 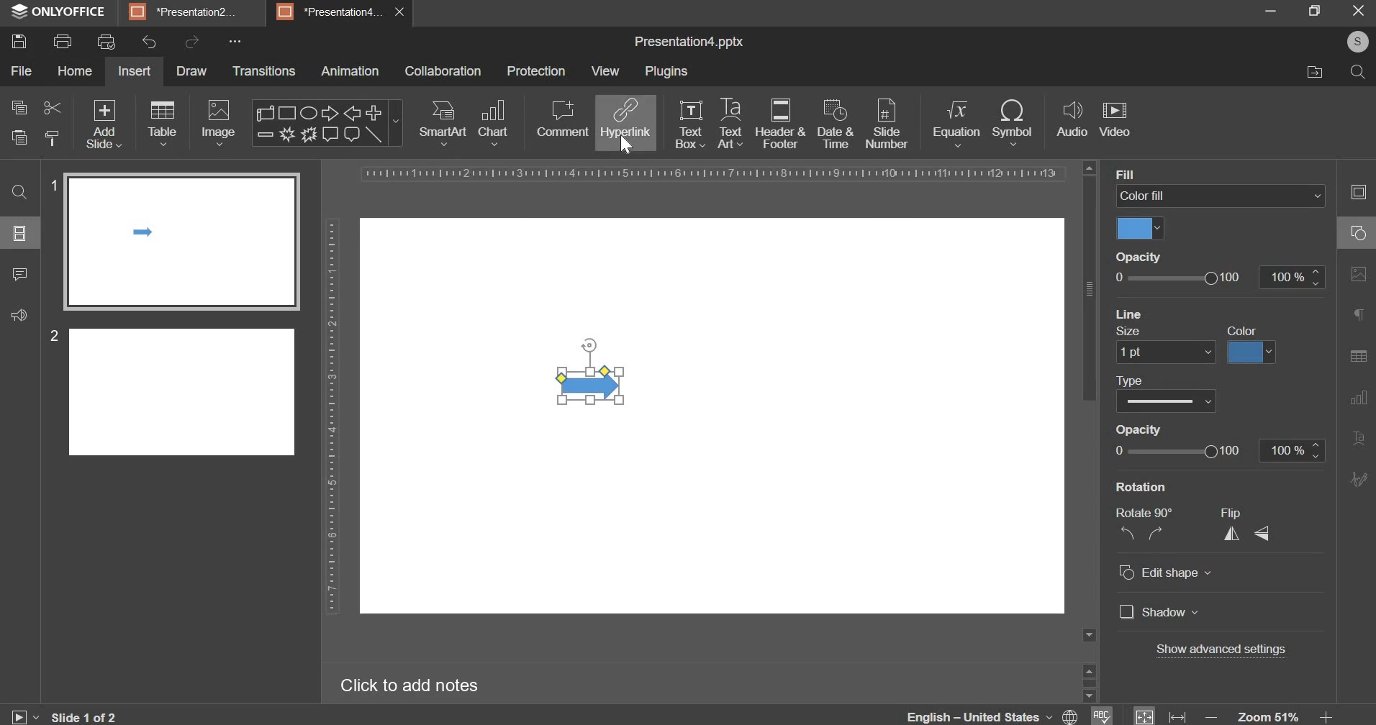 I want to click on plugins, so click(x=666, y=72).